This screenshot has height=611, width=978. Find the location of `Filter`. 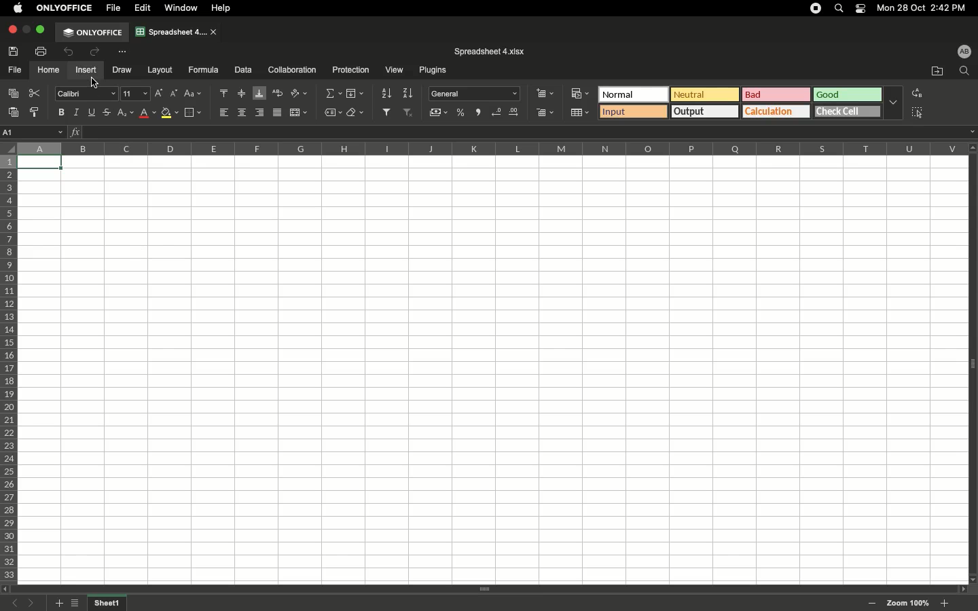

Filter is located at coordinates (386, 111).